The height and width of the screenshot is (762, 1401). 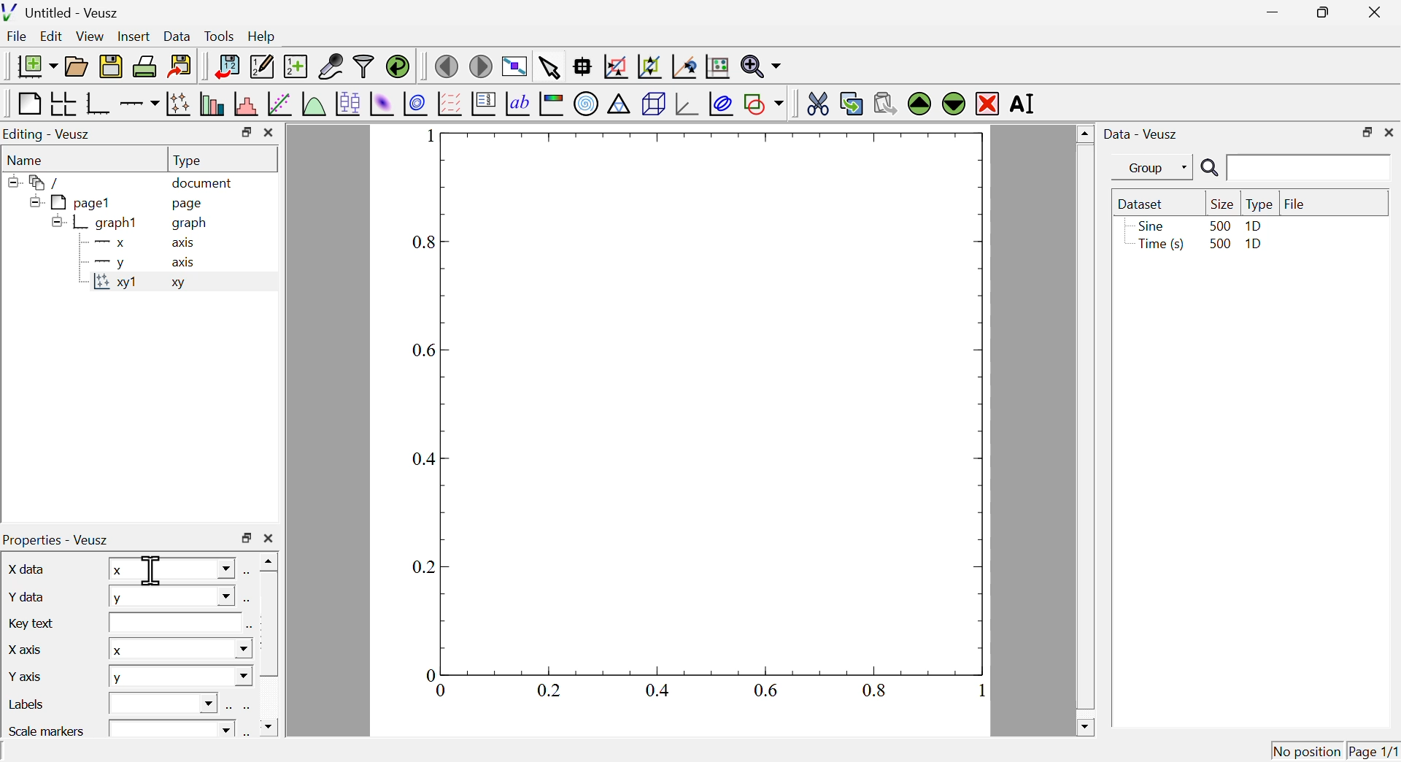 I want to click on add a shape to the plot, so click(x=764, y=104).